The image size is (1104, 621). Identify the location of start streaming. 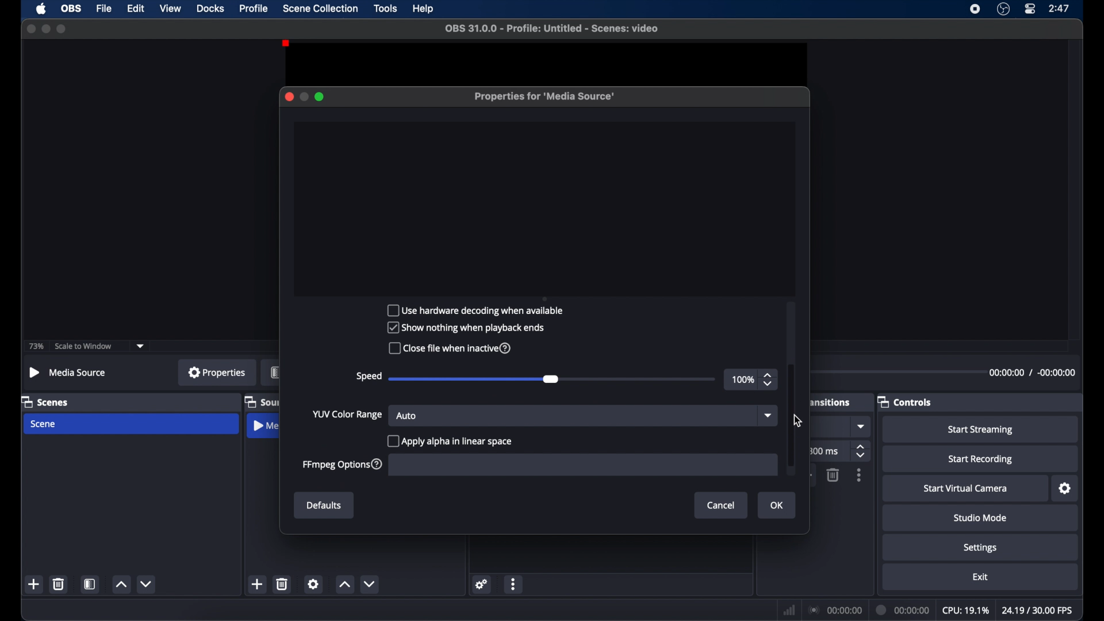
(980, 430).